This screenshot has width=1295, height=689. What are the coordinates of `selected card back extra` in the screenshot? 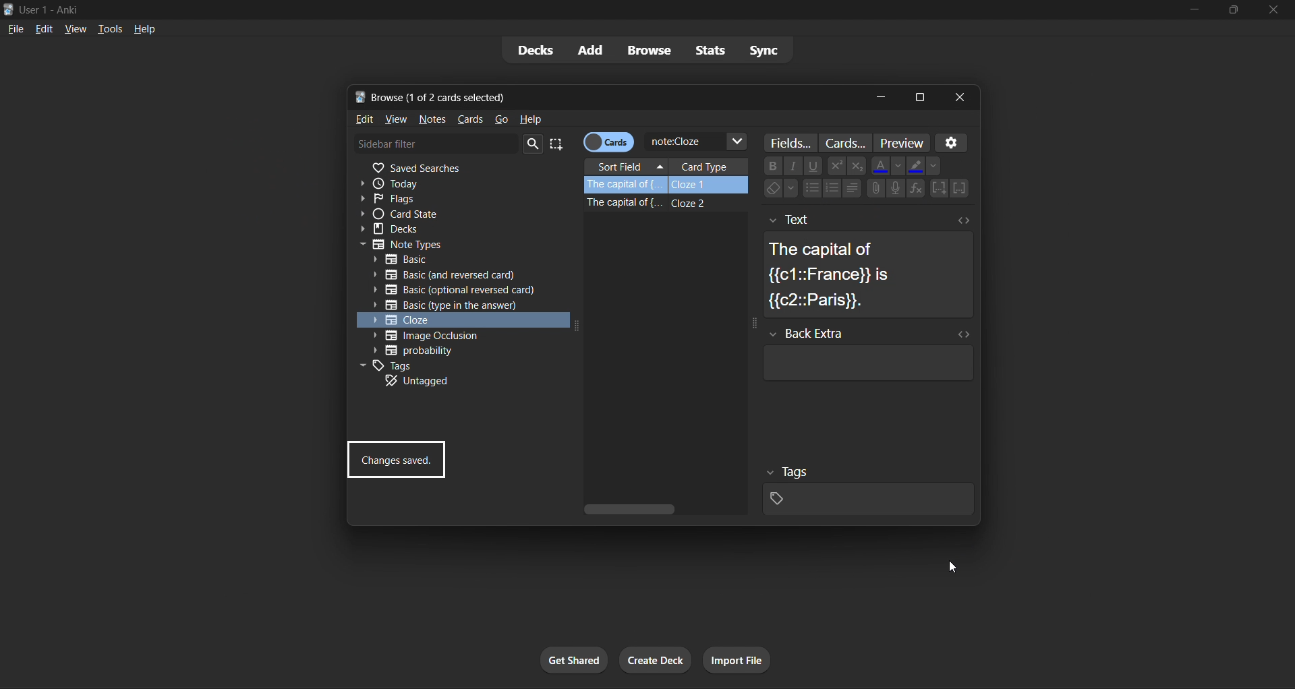 It's located at (865, 354).